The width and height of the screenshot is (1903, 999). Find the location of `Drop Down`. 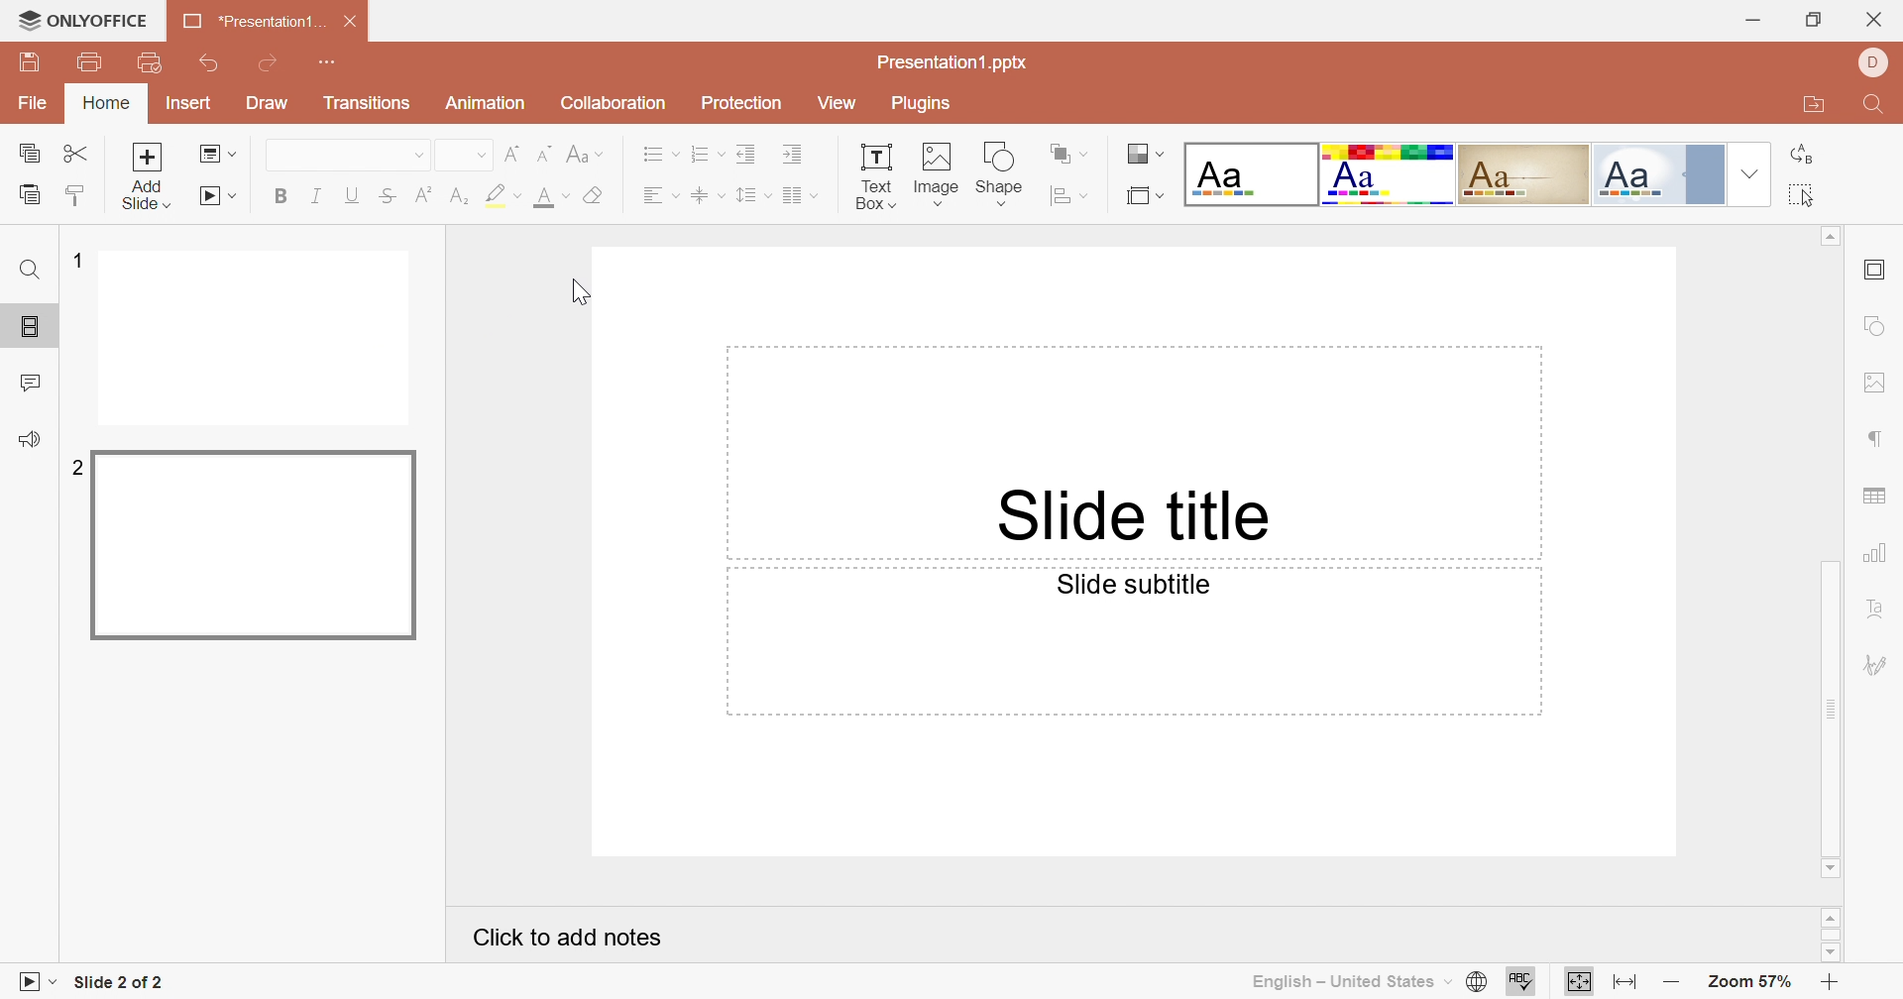

Drop Down is located at coordinates (412, 156).